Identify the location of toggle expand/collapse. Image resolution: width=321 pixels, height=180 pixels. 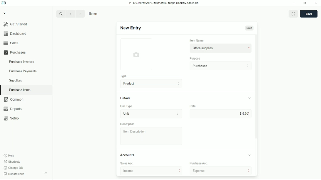
(250, 155).